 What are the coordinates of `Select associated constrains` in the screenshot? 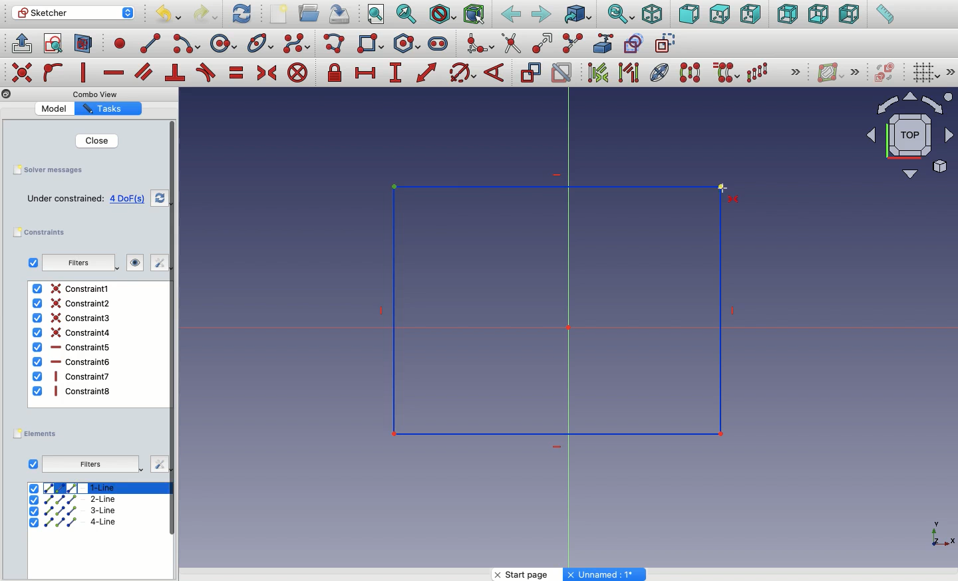 It's located at (595, 72).